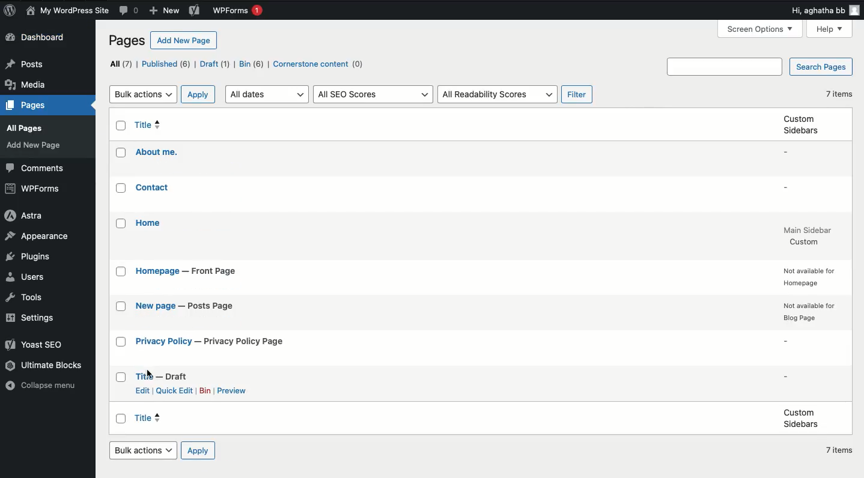 This screenshot has height=478, width=864. I want to click on Apply, so click(196, 452).